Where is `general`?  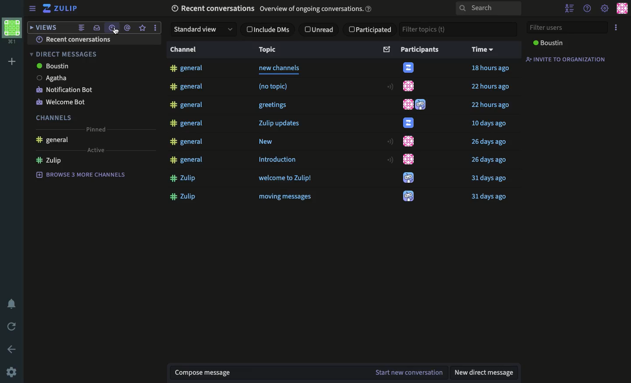 general is located at coordinates (187, 106).